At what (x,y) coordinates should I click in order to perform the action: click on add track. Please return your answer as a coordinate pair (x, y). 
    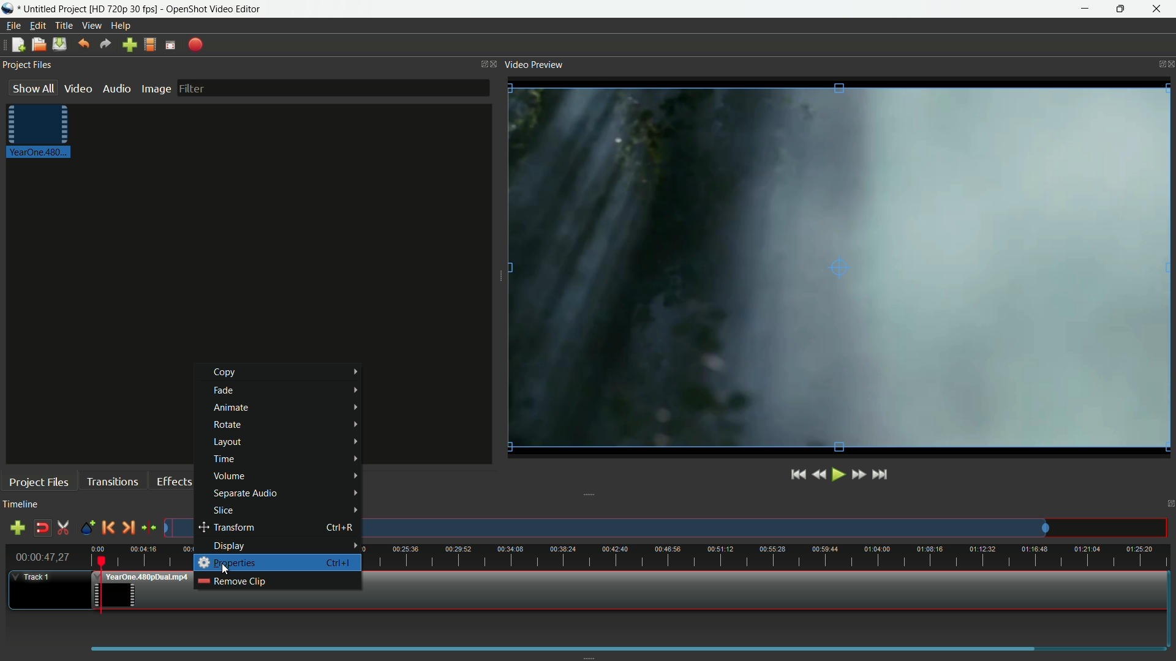
    Looking at the image, I should click on (18, 528).